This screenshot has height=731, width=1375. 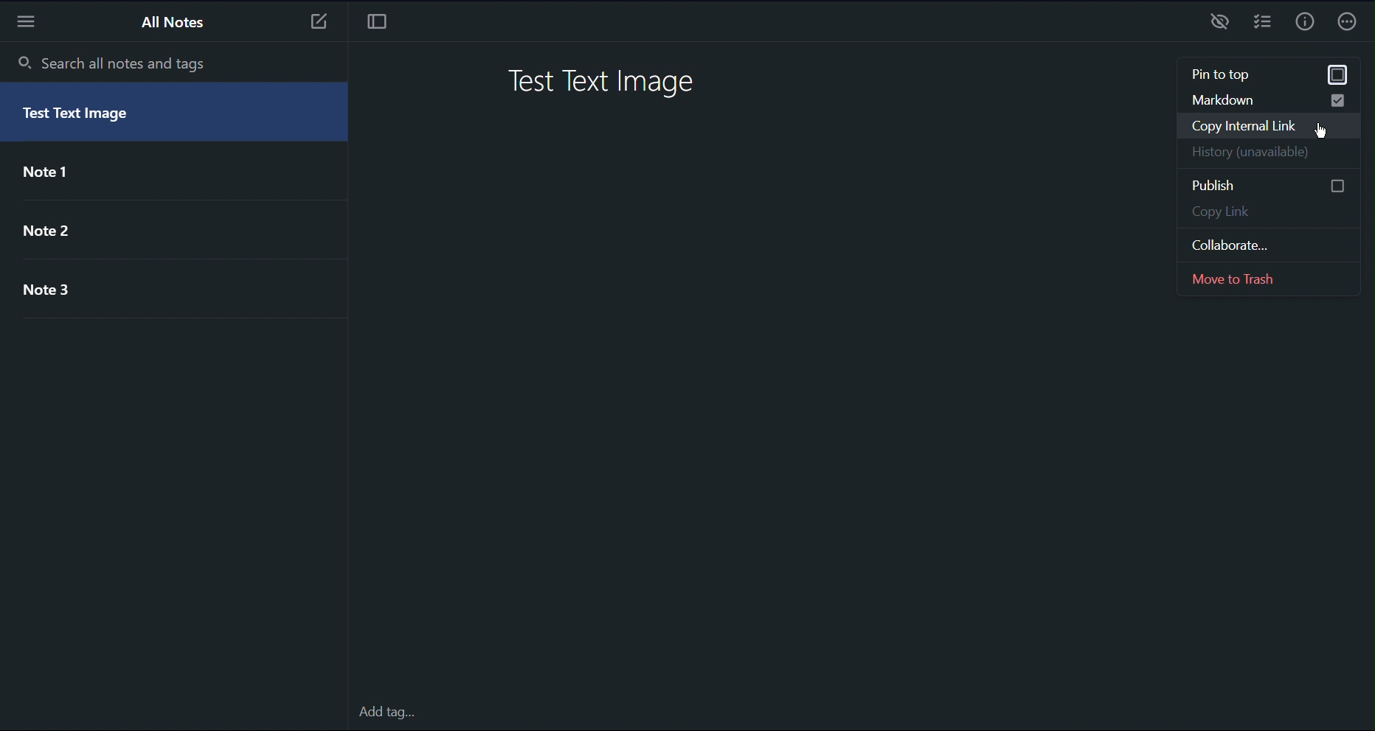 What do you see at coordinates (60, 290) in the screenshot?
I see `Note 3` at bounding box center [60, 290].